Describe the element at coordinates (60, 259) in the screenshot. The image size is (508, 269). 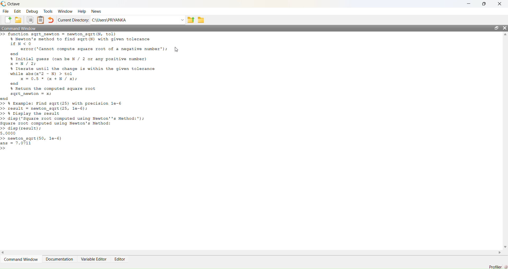
I see `Documentation` at that location.